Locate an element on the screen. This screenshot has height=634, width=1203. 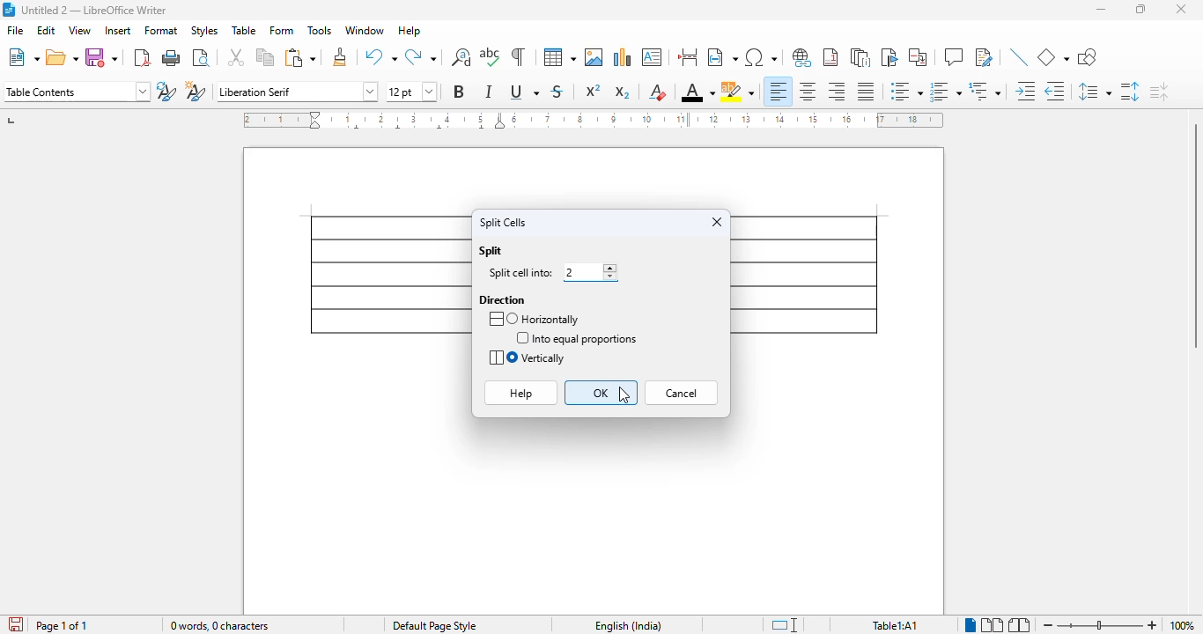
into equal proportions is located at coordinates (578, 338).